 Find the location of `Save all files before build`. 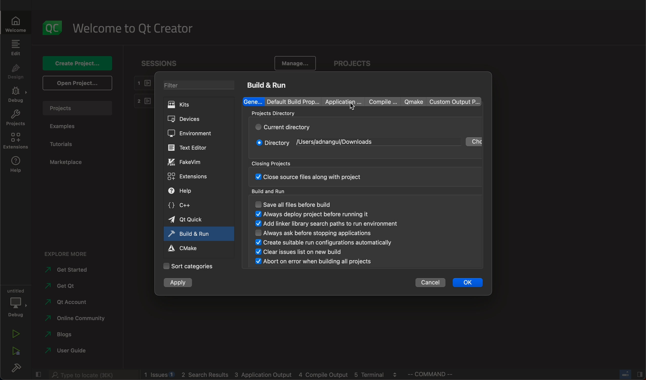

Save all files before build is located at coordinates (301, 204).